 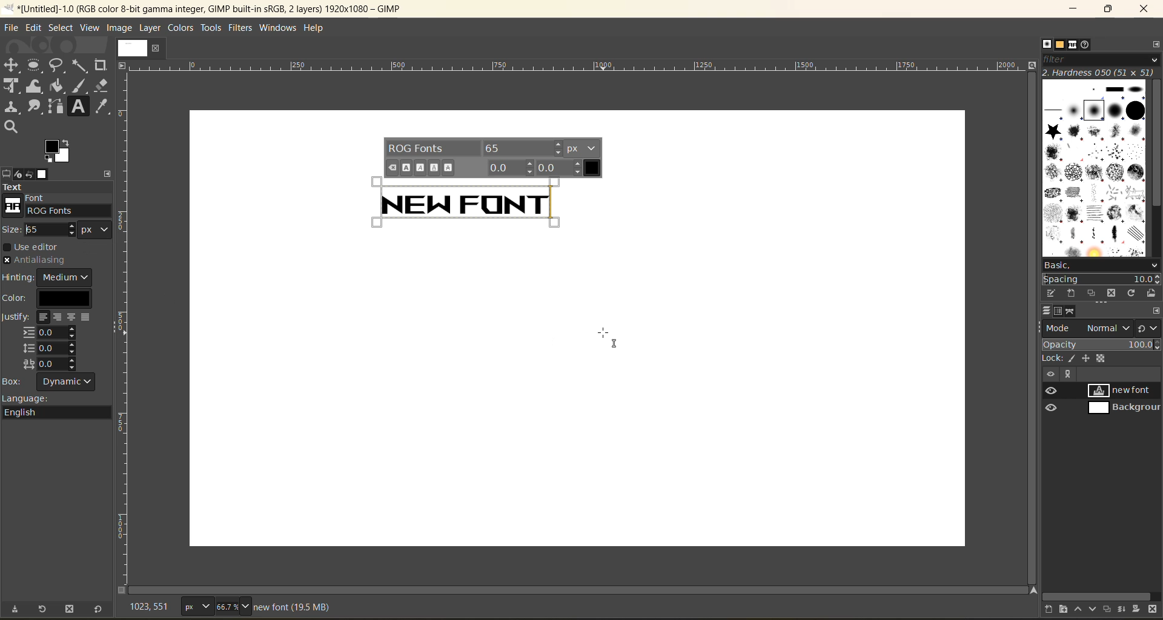 I want to click on refresh brushes, so click(x=1130, y=294).